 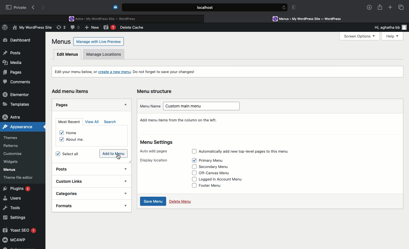 I want to click on Pages, so click(x=64, y=104).